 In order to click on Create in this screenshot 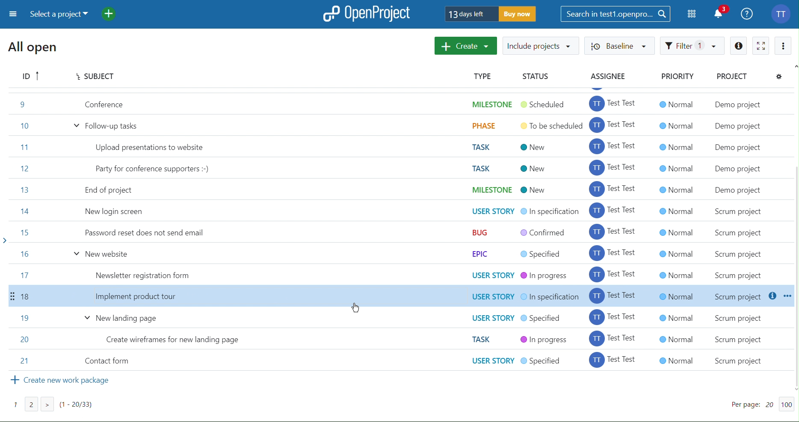, I will do `click(466, 46)`.